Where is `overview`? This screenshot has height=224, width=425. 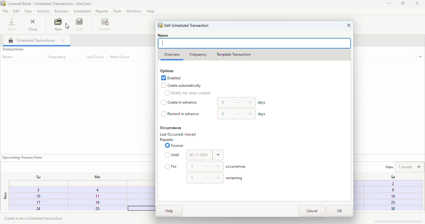
overview is located at coordinates (172, 55).